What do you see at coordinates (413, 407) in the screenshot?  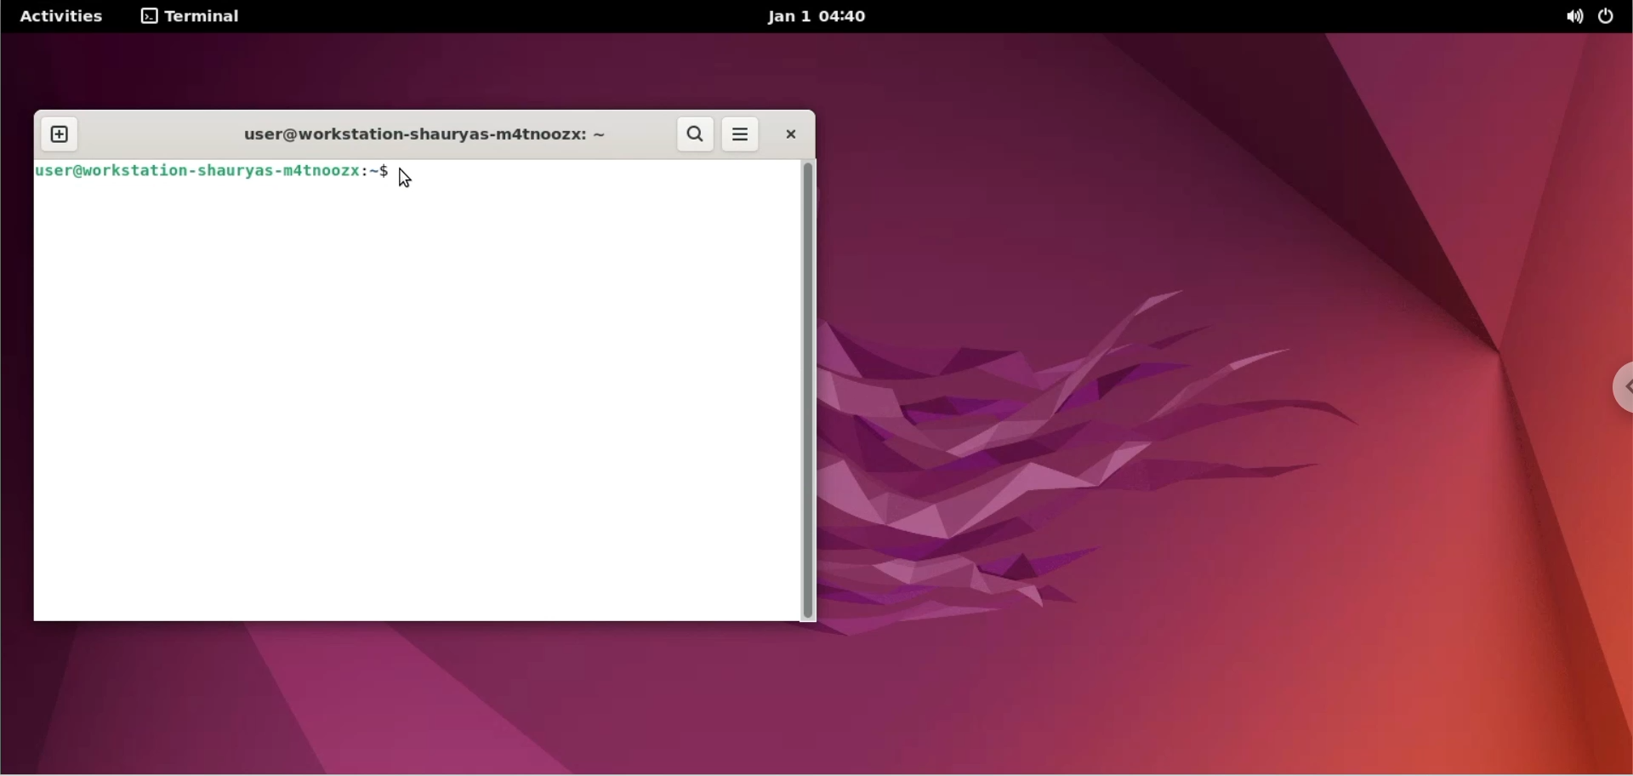 I see `command input box` at bounding box center [413, 407].